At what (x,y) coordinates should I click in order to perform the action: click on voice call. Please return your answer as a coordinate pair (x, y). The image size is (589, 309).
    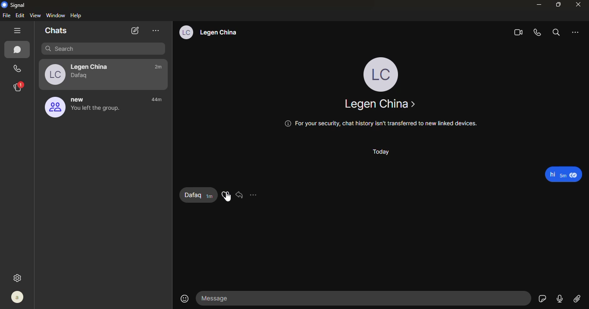
    Looking at the image, I should click on (538, 33).